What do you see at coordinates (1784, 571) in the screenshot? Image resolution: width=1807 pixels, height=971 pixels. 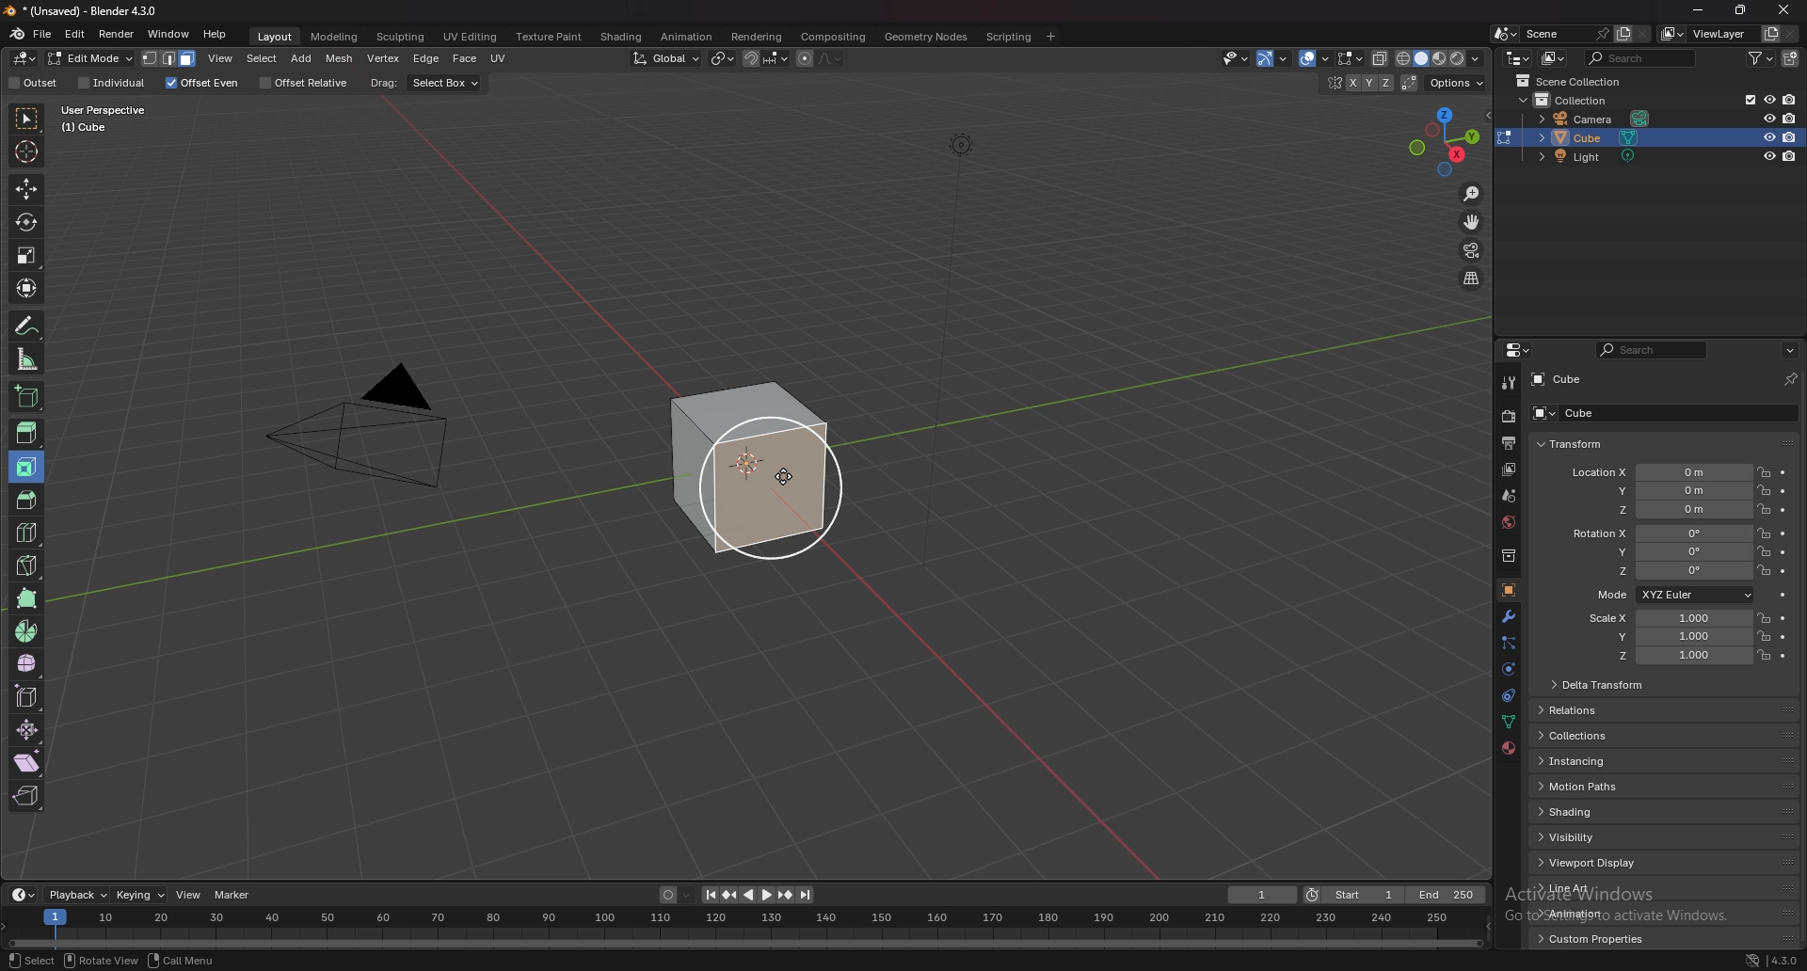 I see `animate property` at bounding box center [1784, 571].